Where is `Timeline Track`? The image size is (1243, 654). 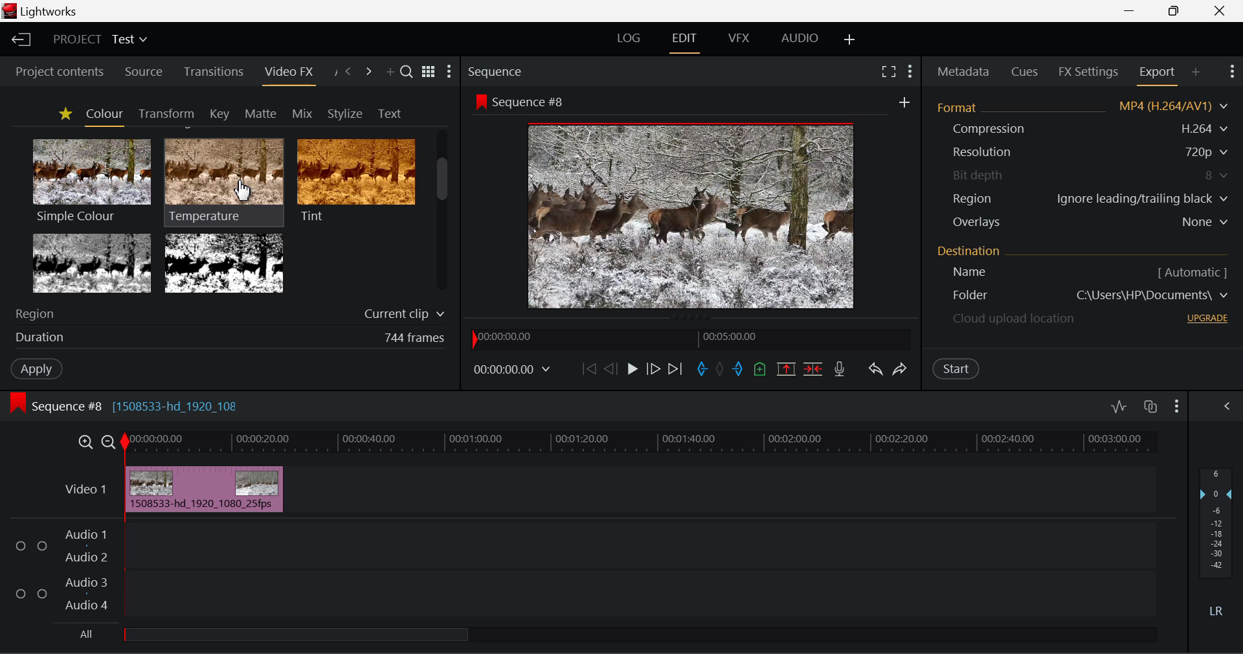 Timeline Track is located at coordinates (642, 443).